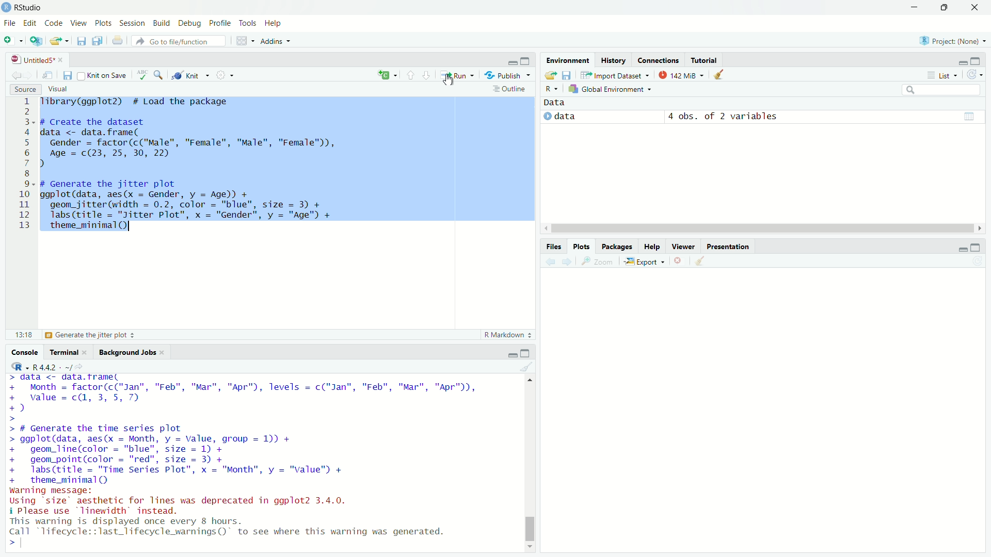 The image size is (991, 557). Describe the element at coordinates (458, 74) in the screenshot. I see `run the current line or selection` at that location.